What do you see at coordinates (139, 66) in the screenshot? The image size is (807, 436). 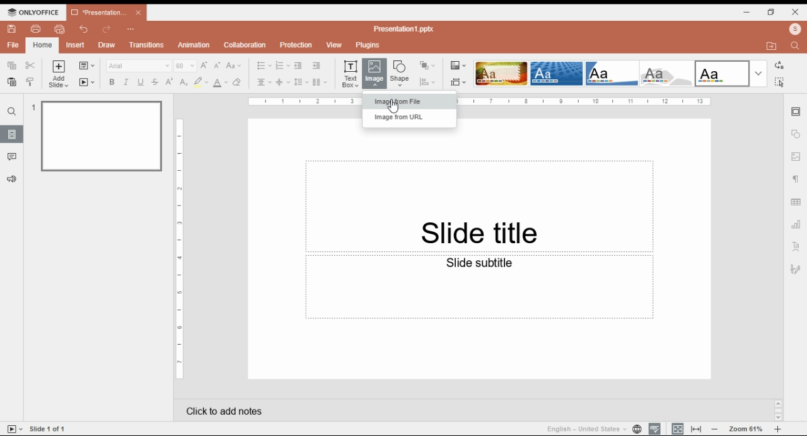 I see `font` at bounding box center [139, 66].